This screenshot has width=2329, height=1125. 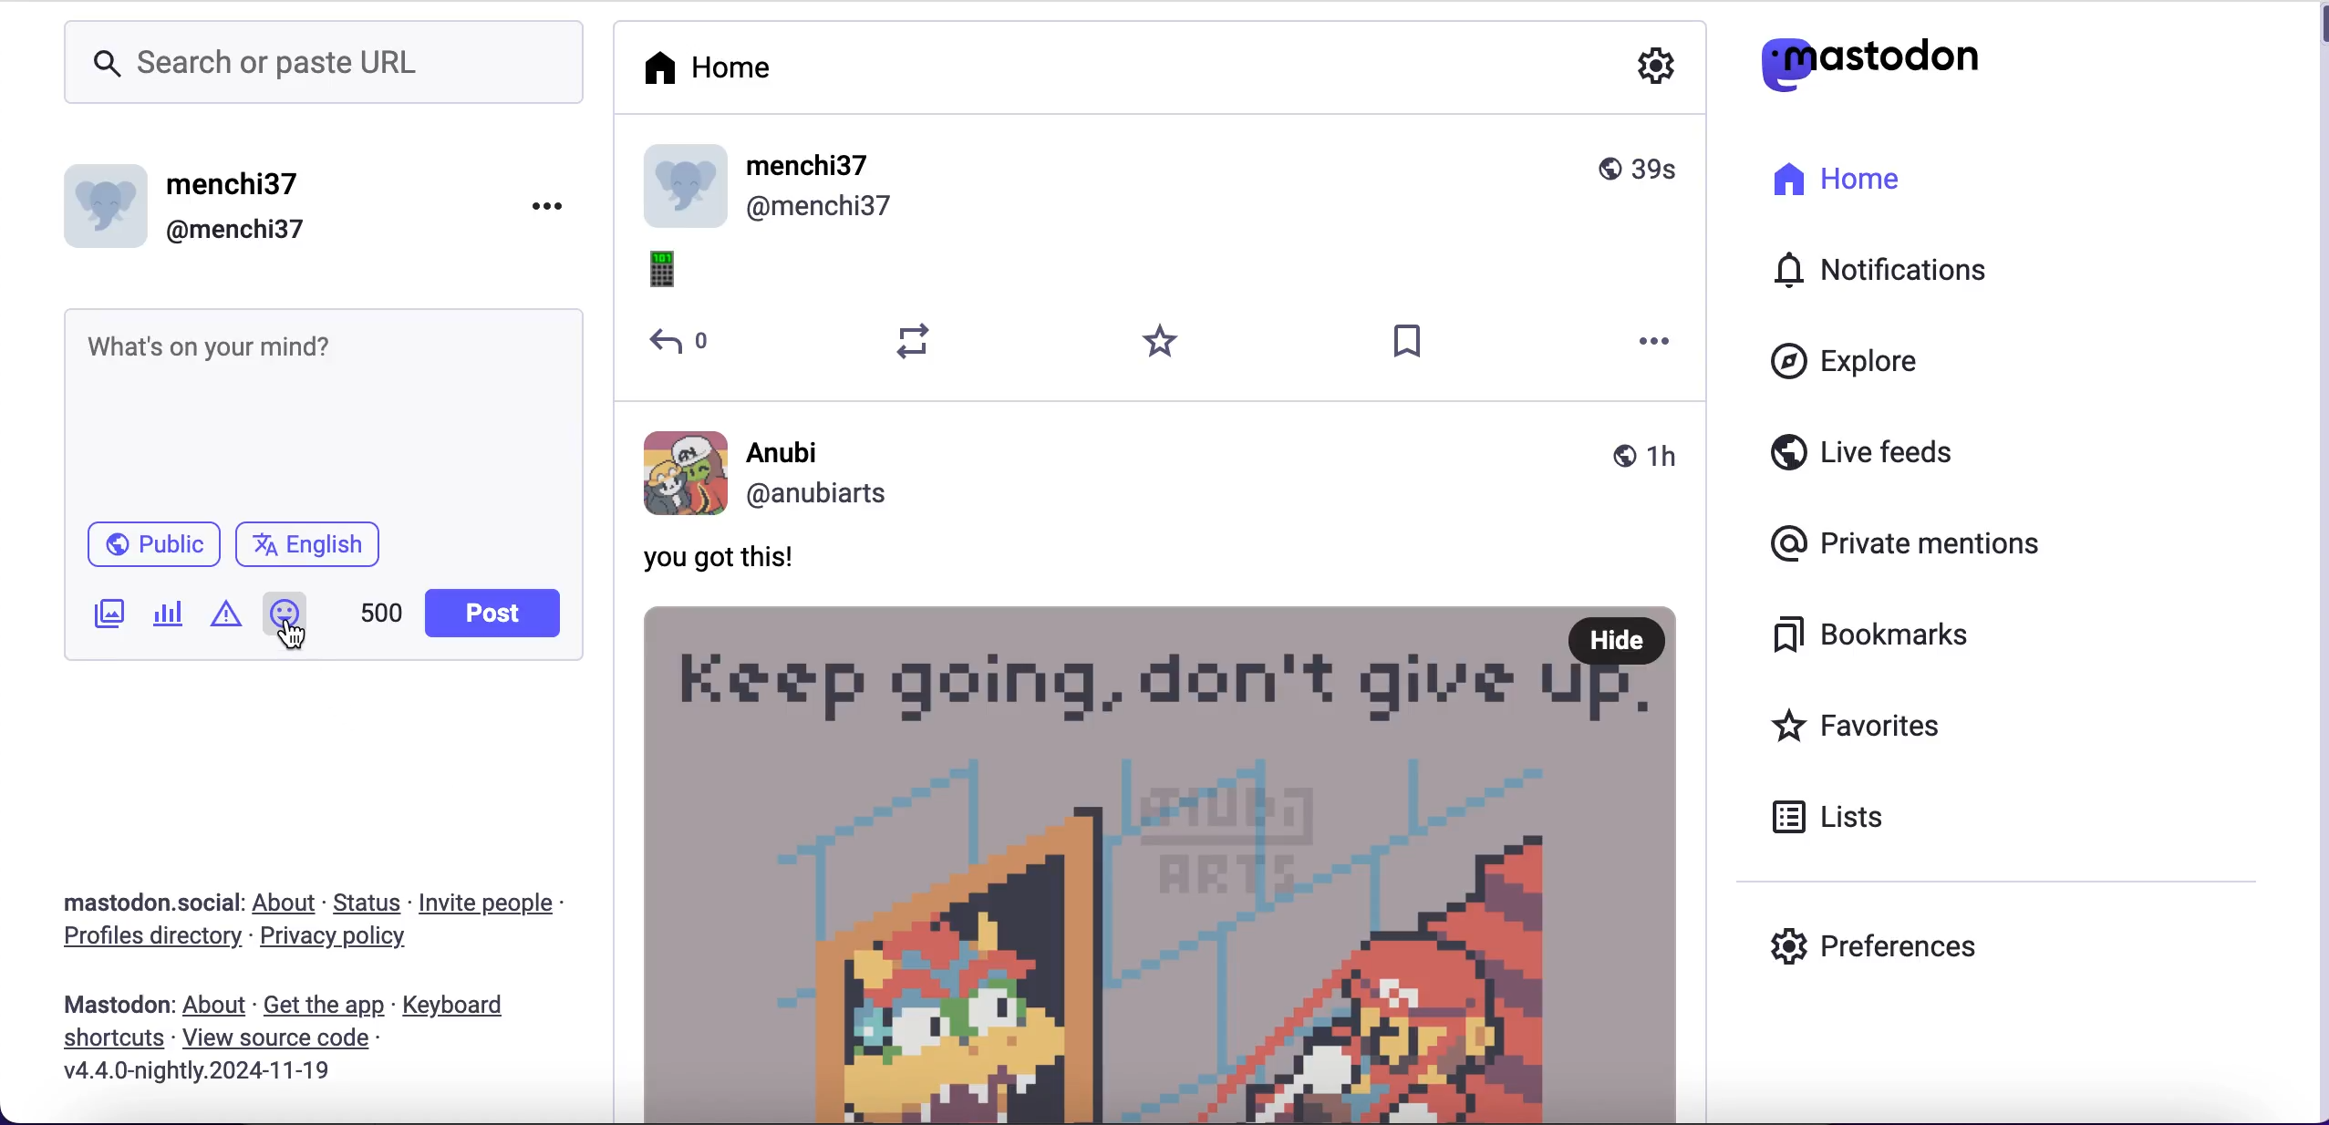 I want to click on add poll, so click(x=168, y=618).